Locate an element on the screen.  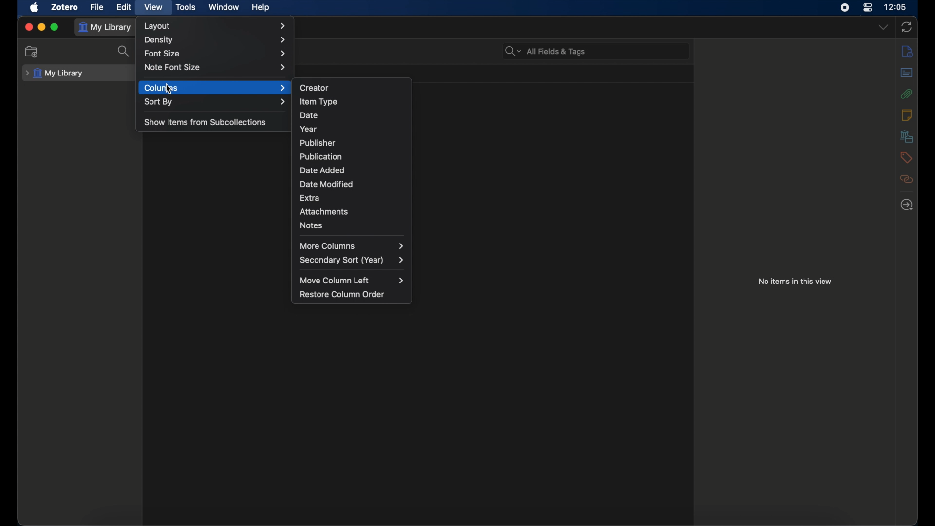
columns is located at coordinates (216, 88).